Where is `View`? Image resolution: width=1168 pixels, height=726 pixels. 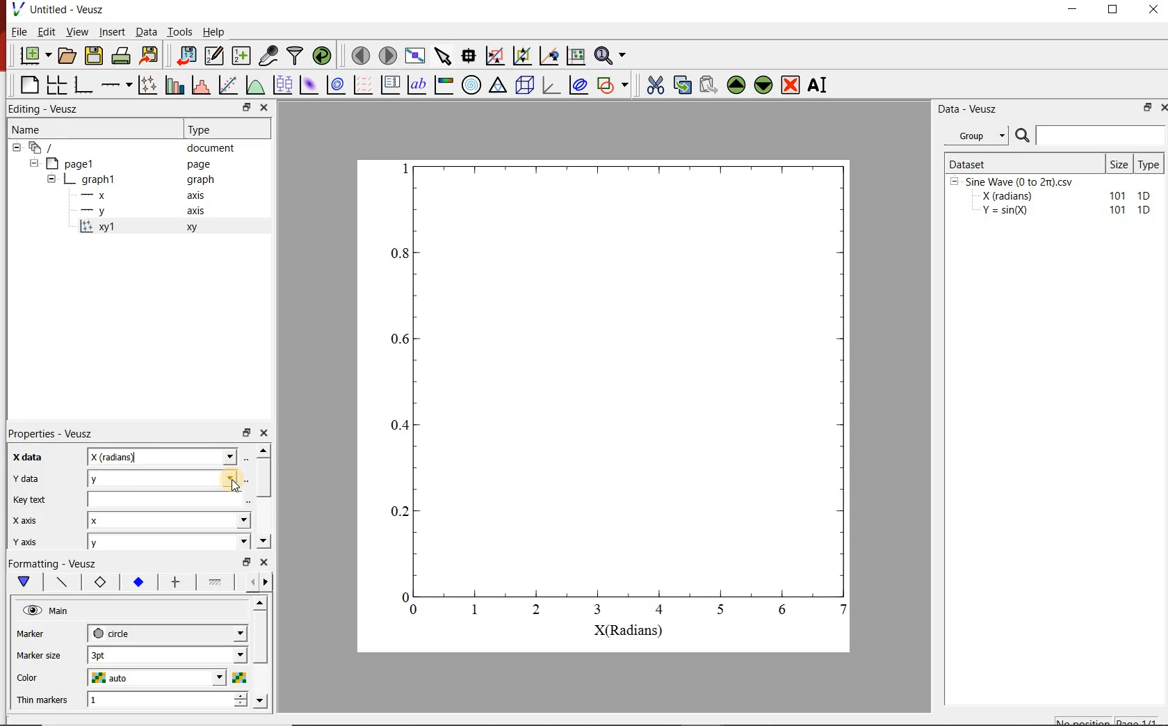
View is located at coordinates (78, 31).